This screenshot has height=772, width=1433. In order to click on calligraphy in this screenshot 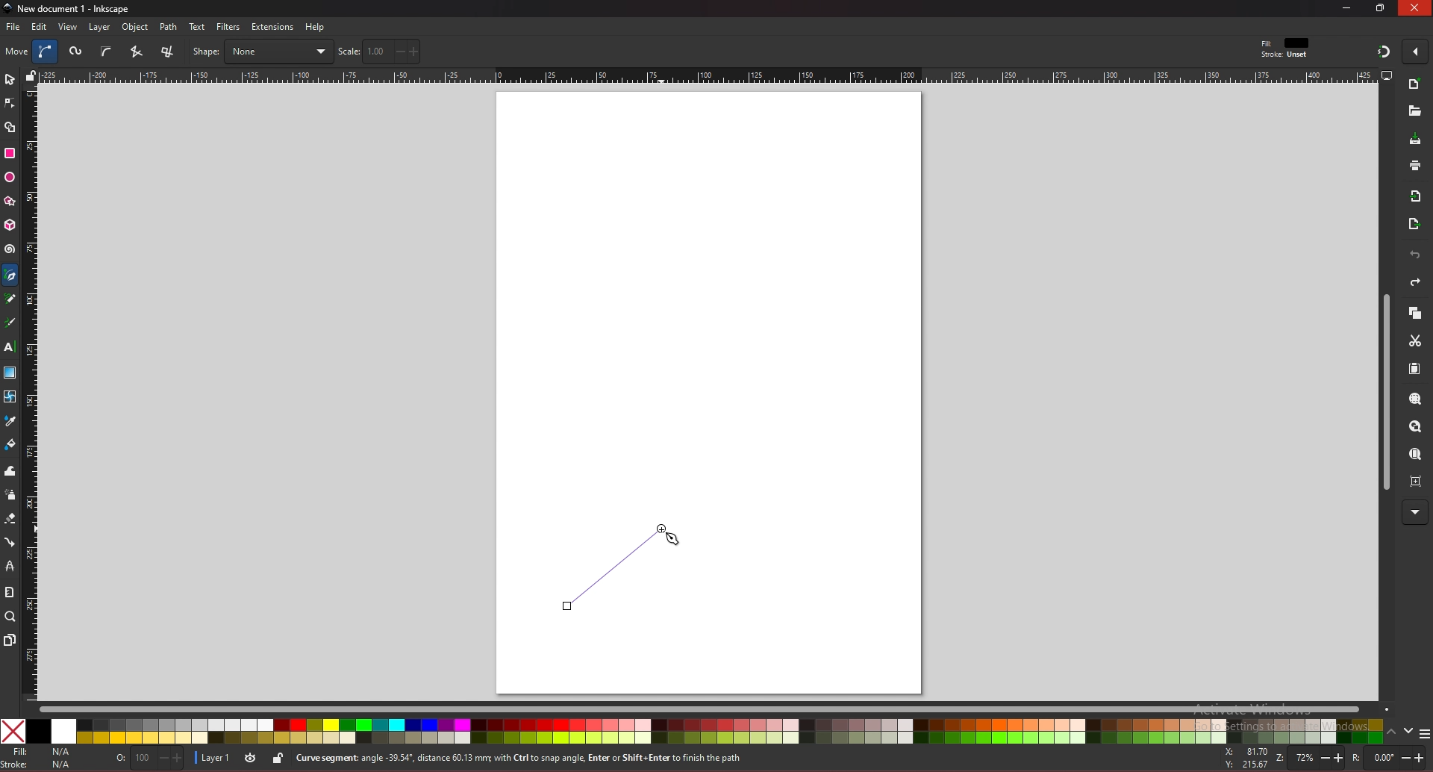, I will do `click(13, 324)`.